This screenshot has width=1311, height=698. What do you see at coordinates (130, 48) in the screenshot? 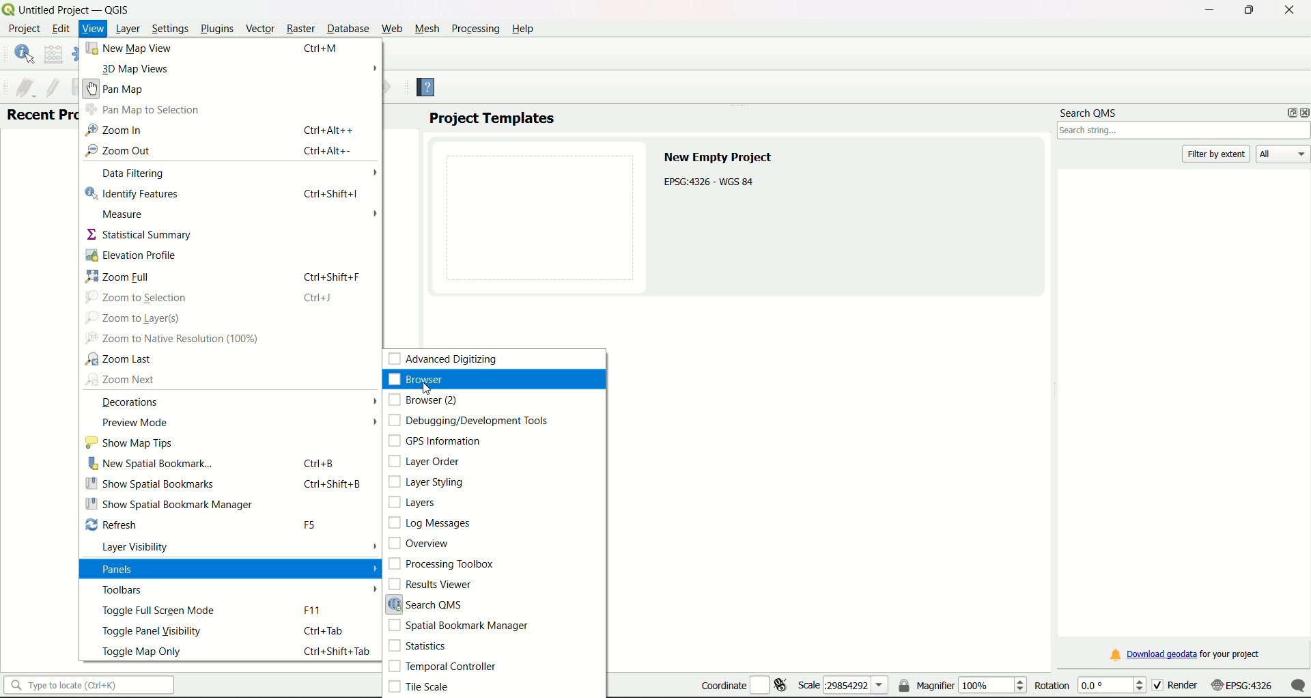
I see `New Map View` at bounding box center [130, 48].